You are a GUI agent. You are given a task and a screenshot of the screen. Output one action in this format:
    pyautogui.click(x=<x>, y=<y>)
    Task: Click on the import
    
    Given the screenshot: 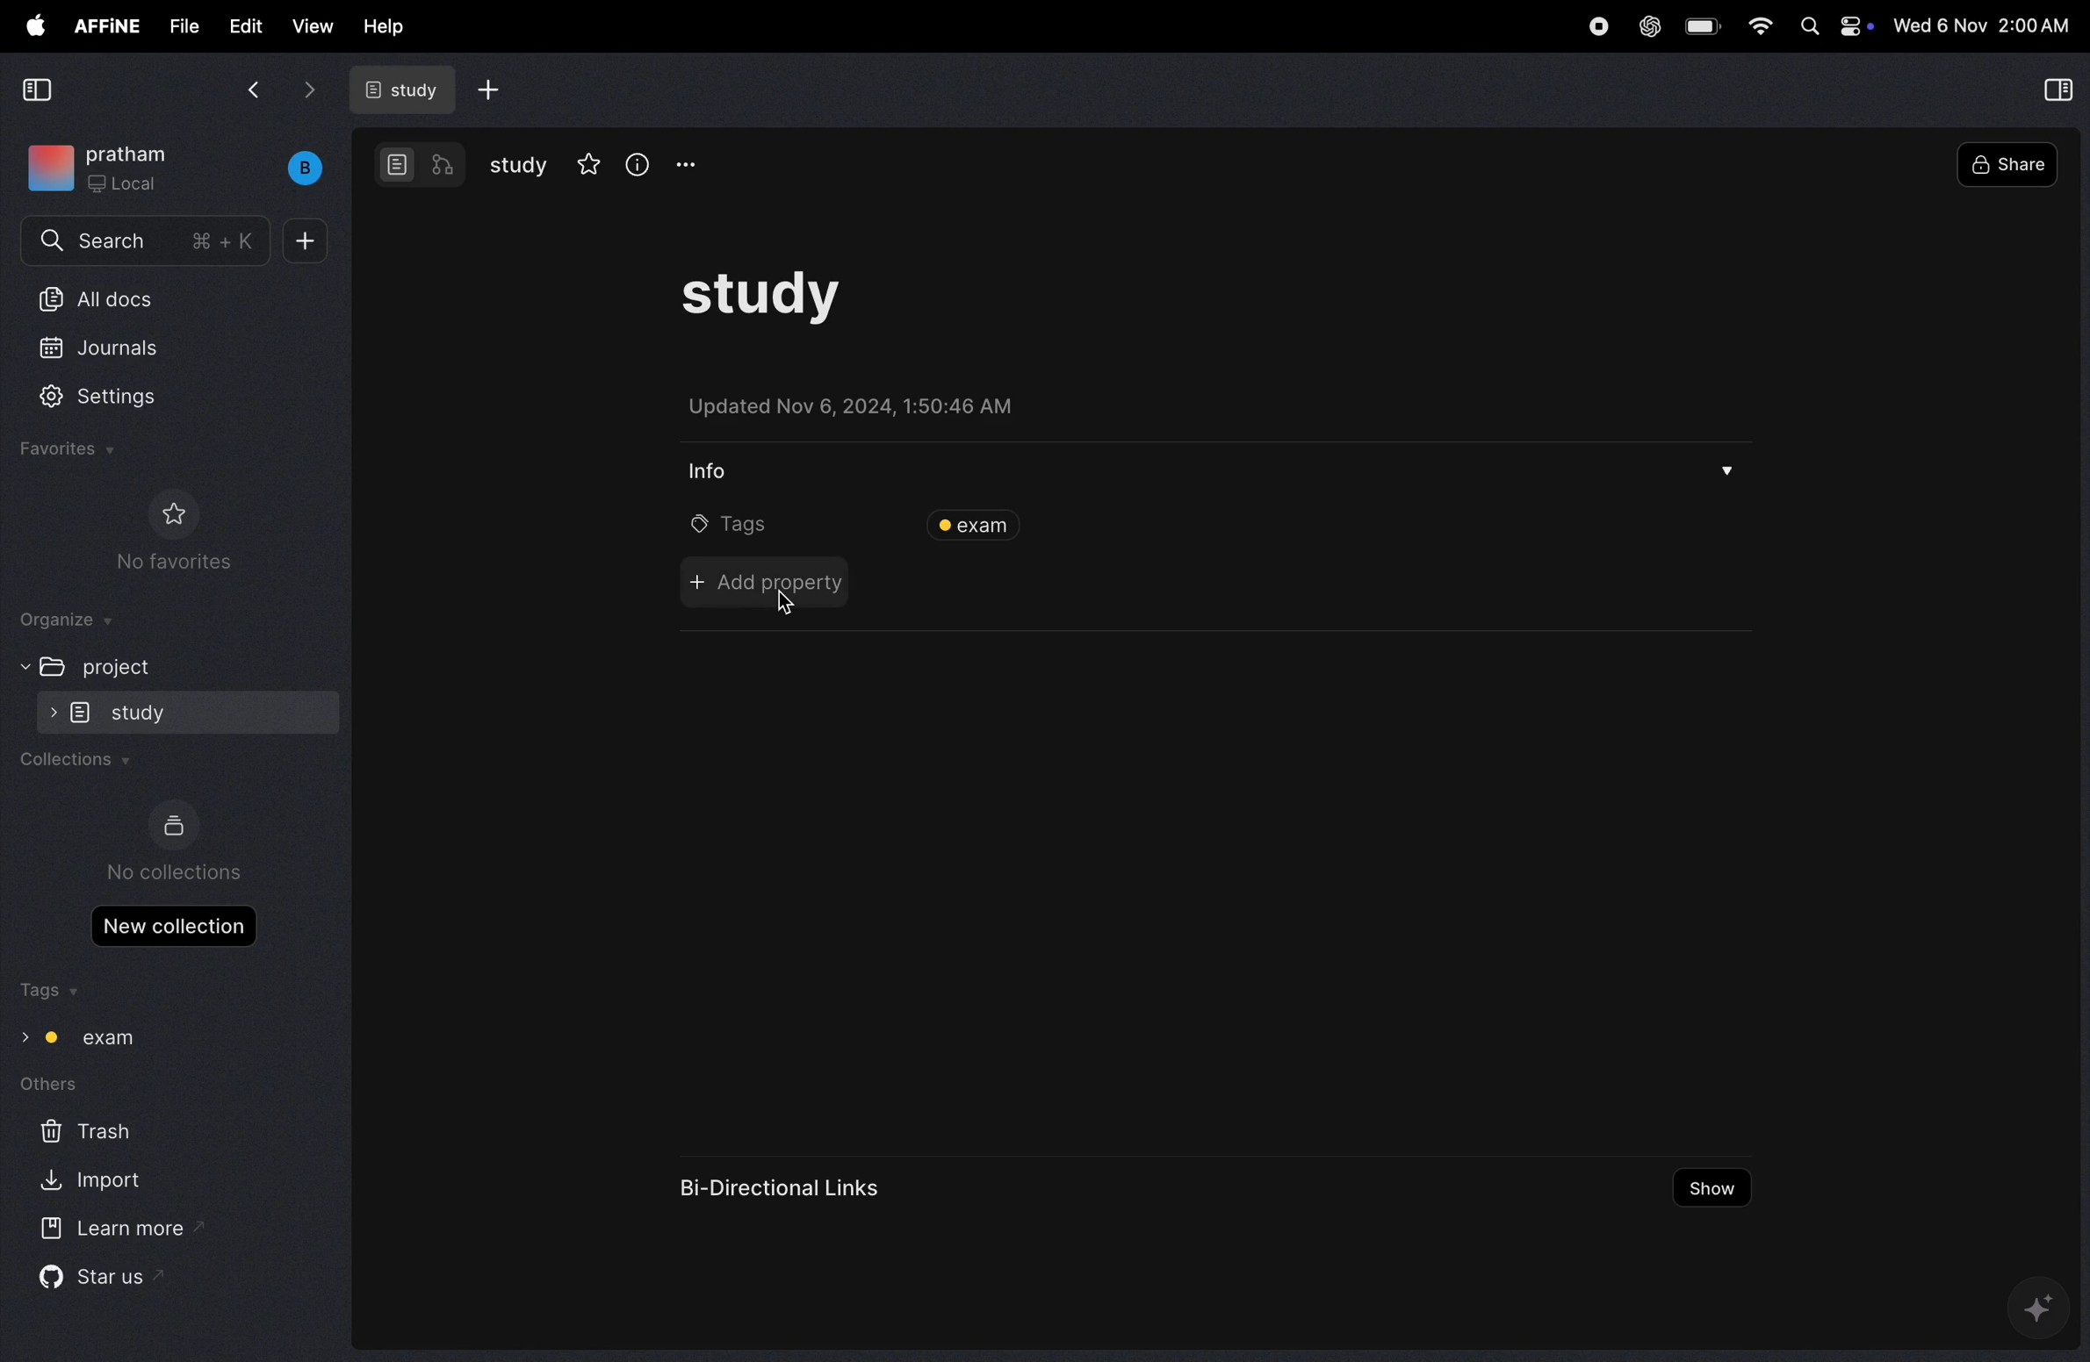 What is the action you would take?
    pyautogui.click(x=92, y=1181)
    